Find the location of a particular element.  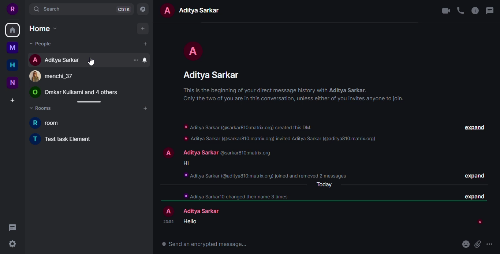

start chat is located at coordinates (145, 44).